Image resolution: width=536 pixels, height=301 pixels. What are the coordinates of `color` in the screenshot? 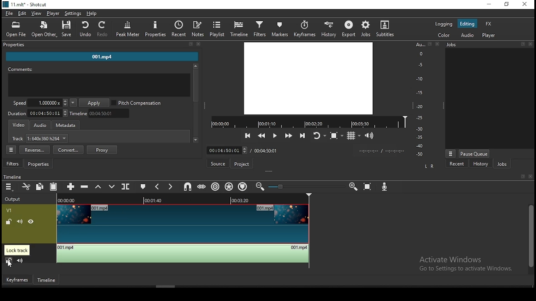 It's located at (443, 35).